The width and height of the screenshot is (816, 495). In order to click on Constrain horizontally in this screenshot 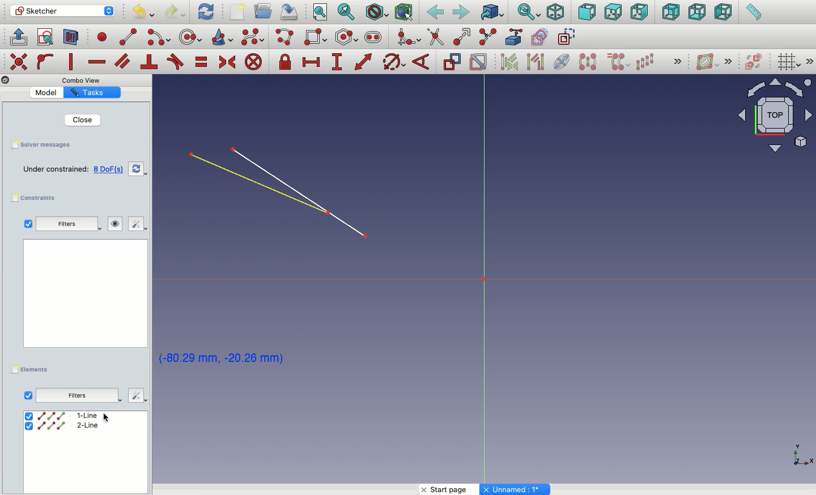, I will do `click(96, 63)`.